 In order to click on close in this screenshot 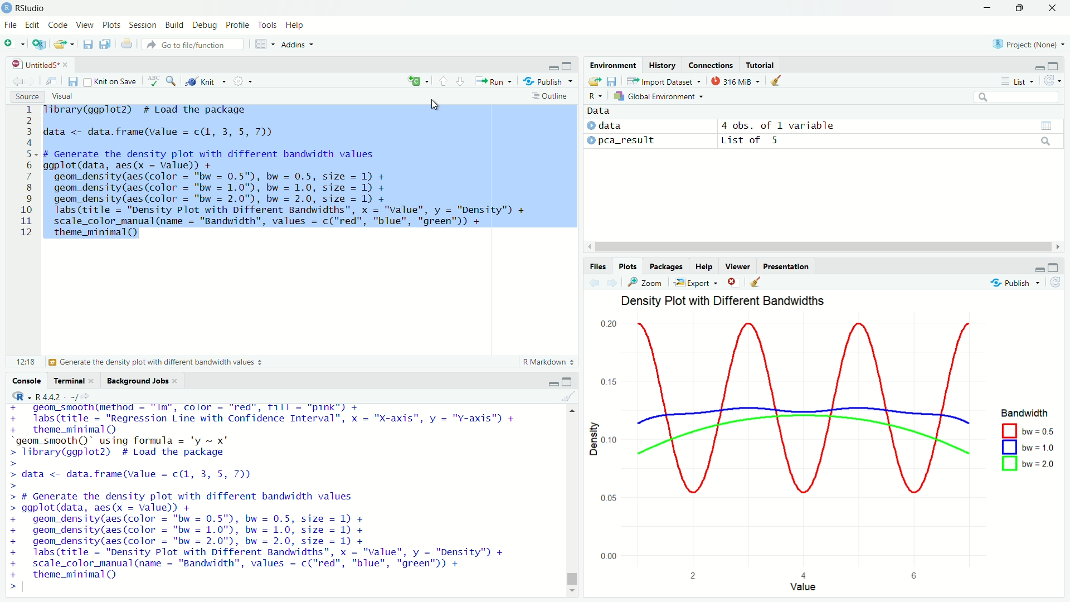, I will do `click(176, 381)`.